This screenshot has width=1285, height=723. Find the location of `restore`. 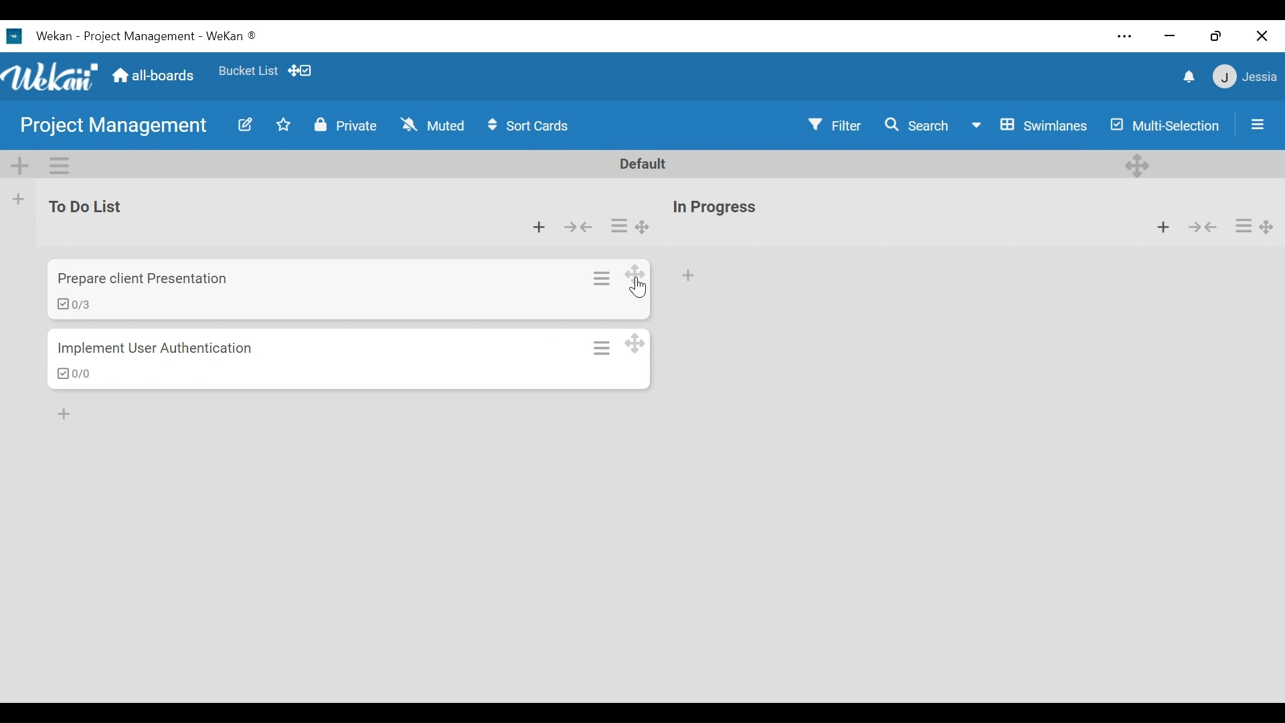

restore is located at coordinates (1216, 37).